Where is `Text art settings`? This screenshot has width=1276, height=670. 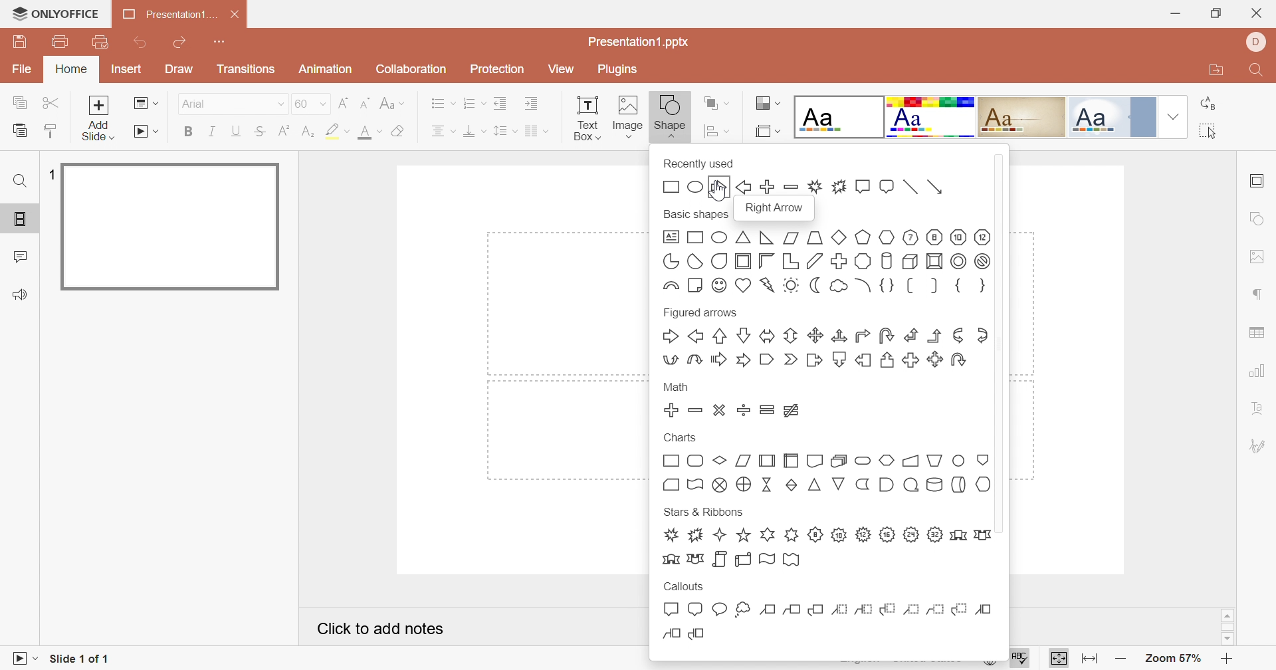
Text art settings is located at coordinates (1258, 407).